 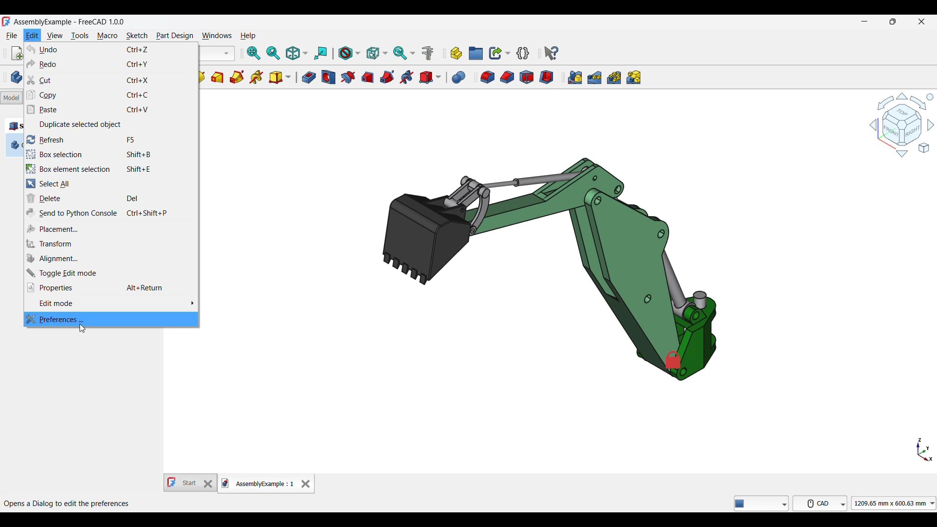 I want to click on Transform, so click(x=111, y=244).